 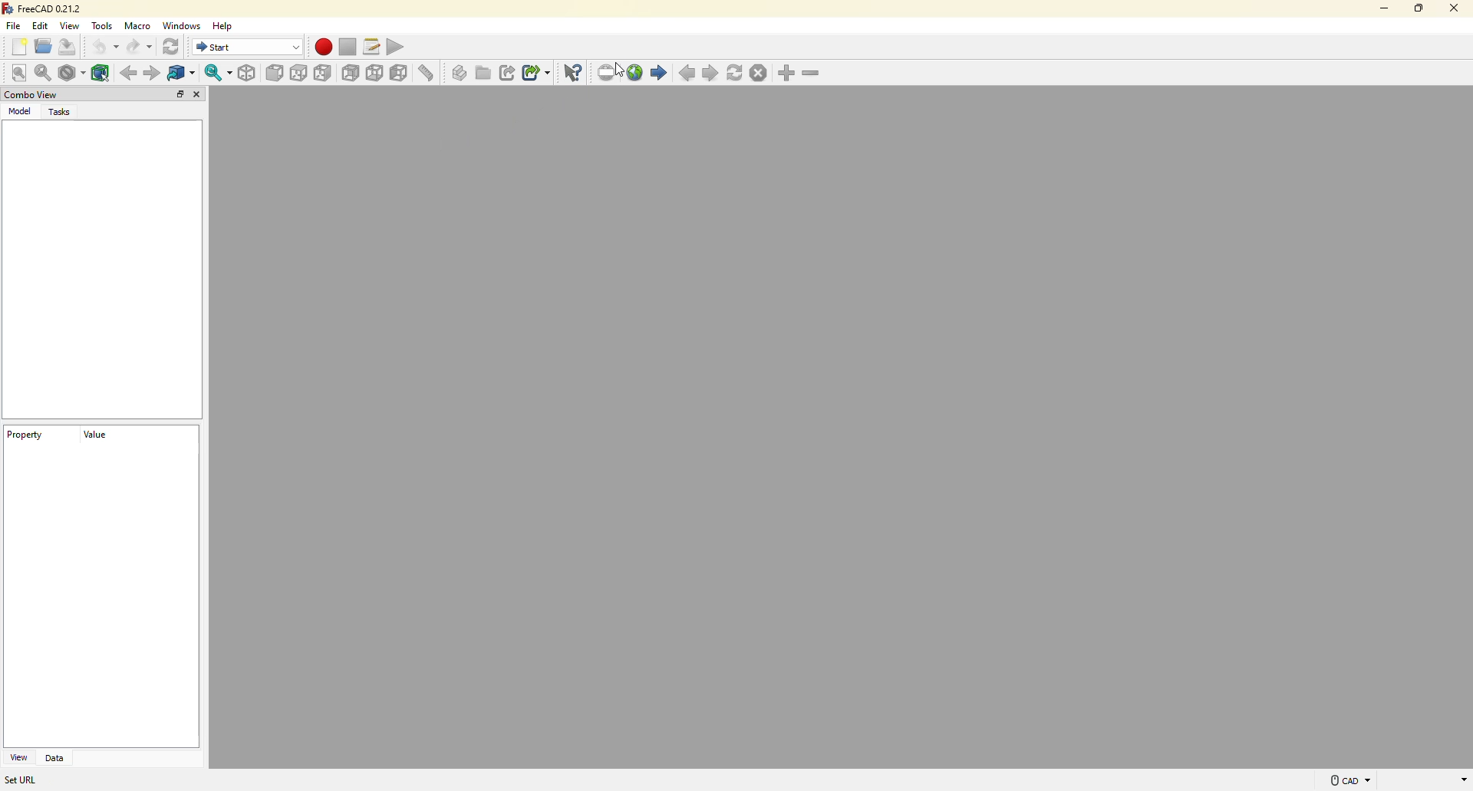 I want to click on switch between workbenches, so click(x=248, y=47).